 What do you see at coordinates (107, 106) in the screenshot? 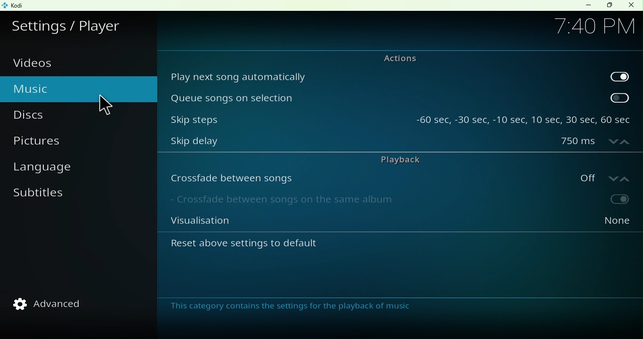
I see `cursor` at bounding box center [107, 106].